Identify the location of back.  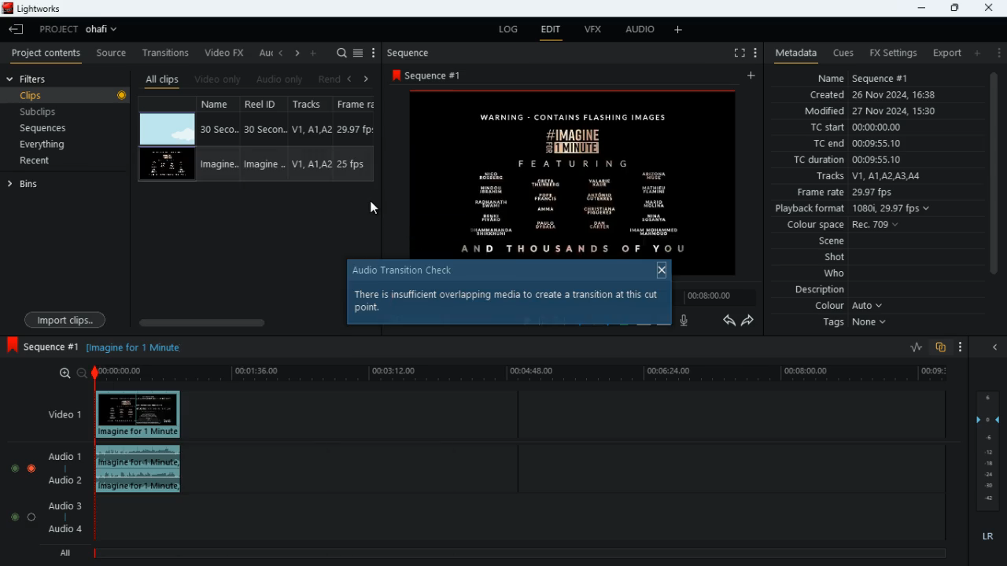
(349, 79).